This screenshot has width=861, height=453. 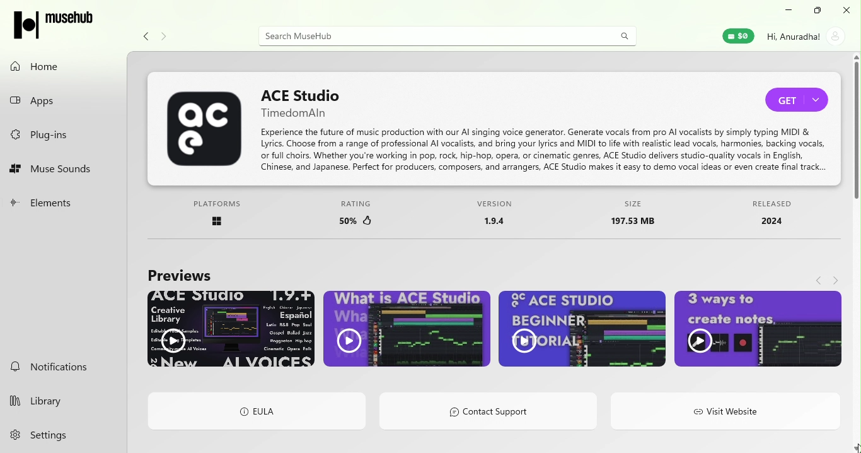 What do you see at coordinates (754, 331) in the screenshot?
I see `Video preview` at bounding box center [754, 331].